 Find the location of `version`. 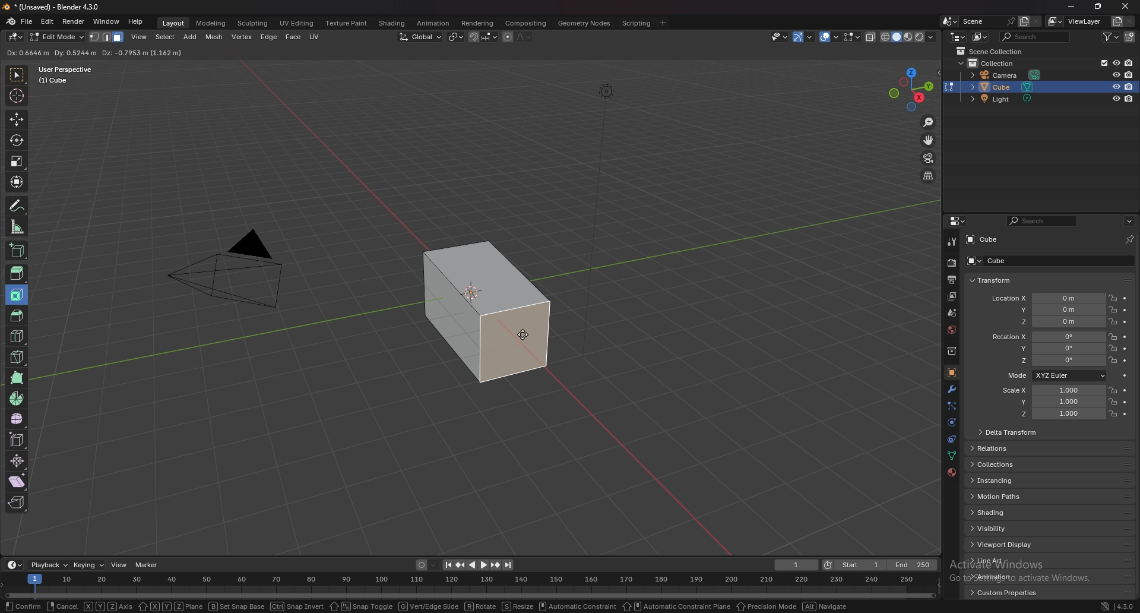

version is located at coordinates (1126, 606).